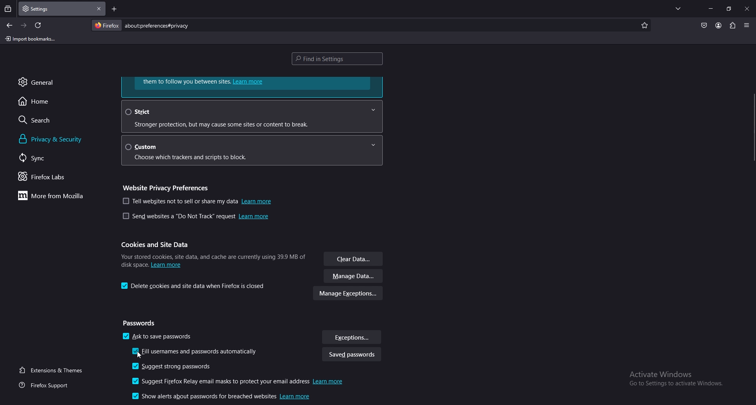 The height and width of the screenshot is (405, 756). I want to click on suggest firefox relay email masks, so click(240, 382).